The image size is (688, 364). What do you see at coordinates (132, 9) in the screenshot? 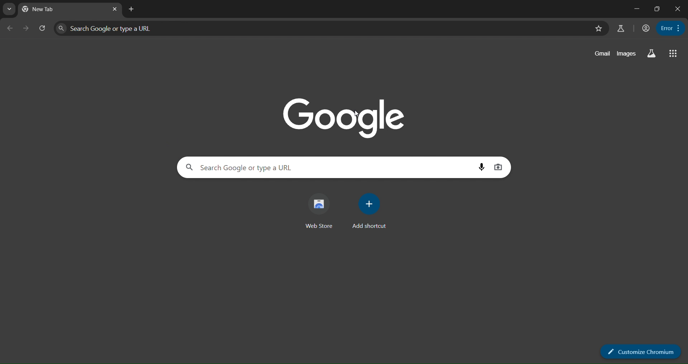
I see `add new tab` at bounding box center [132, 9].